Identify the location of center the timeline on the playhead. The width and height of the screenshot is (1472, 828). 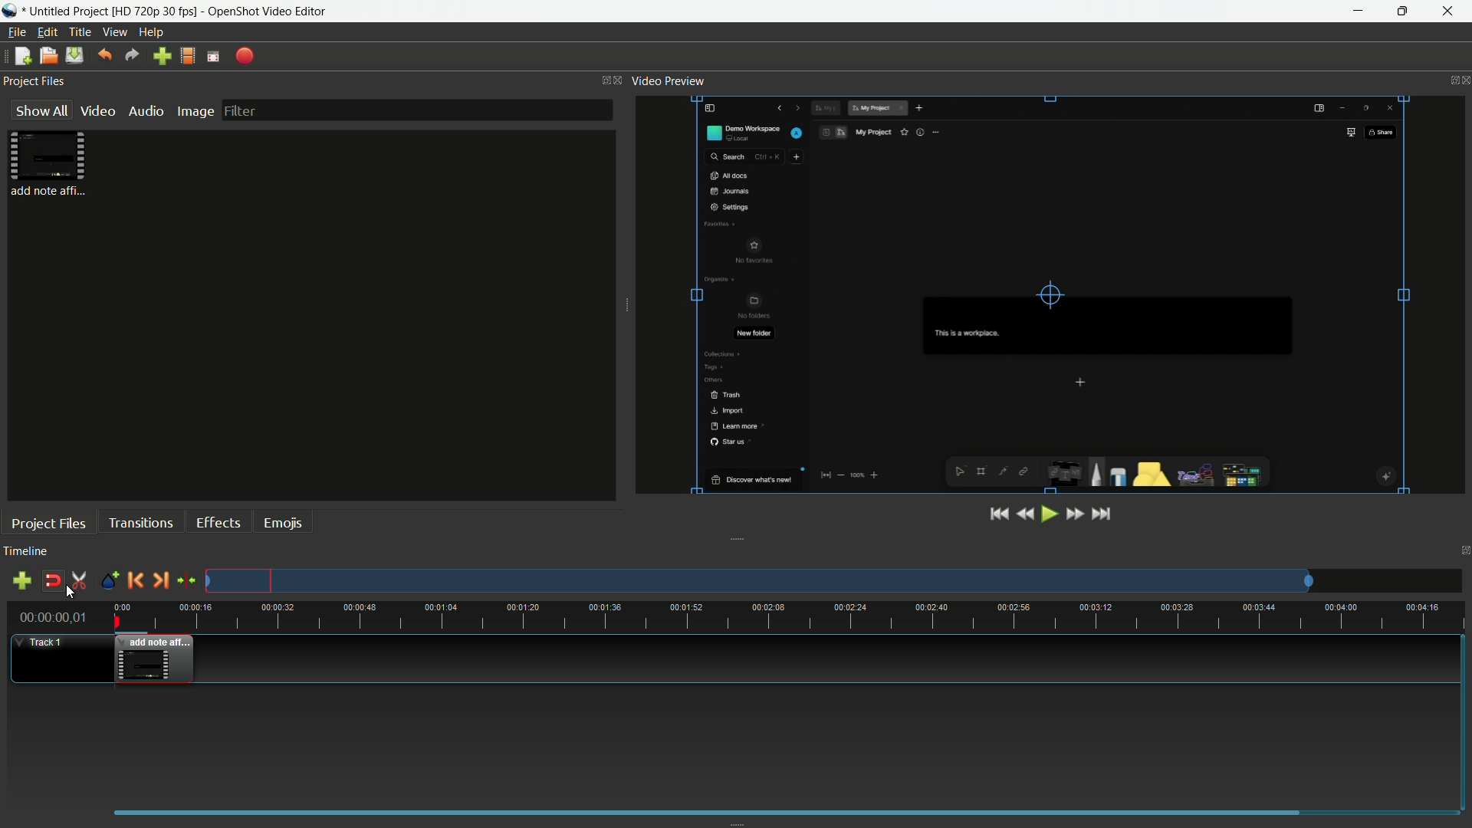
(186, 580).